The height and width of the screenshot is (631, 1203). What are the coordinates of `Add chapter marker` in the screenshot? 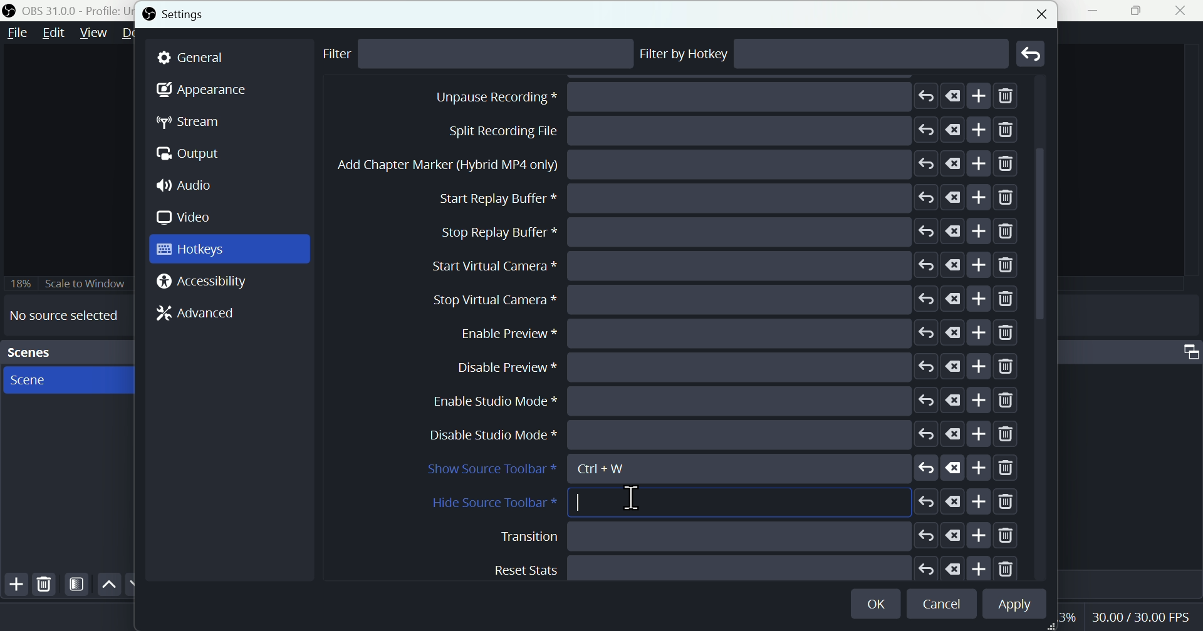 It's located at (728, 299).